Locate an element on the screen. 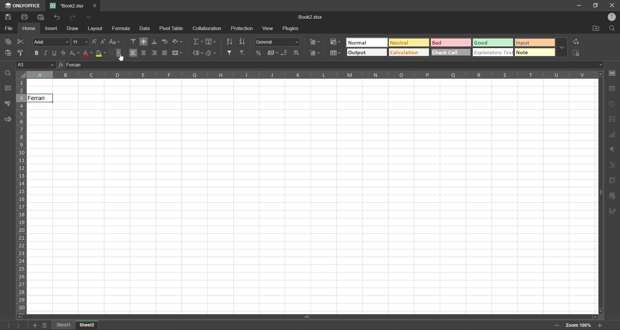 Image resolution: width=620 pixels, height=330 pixels. add sheet is located at coordinates (34, 325).